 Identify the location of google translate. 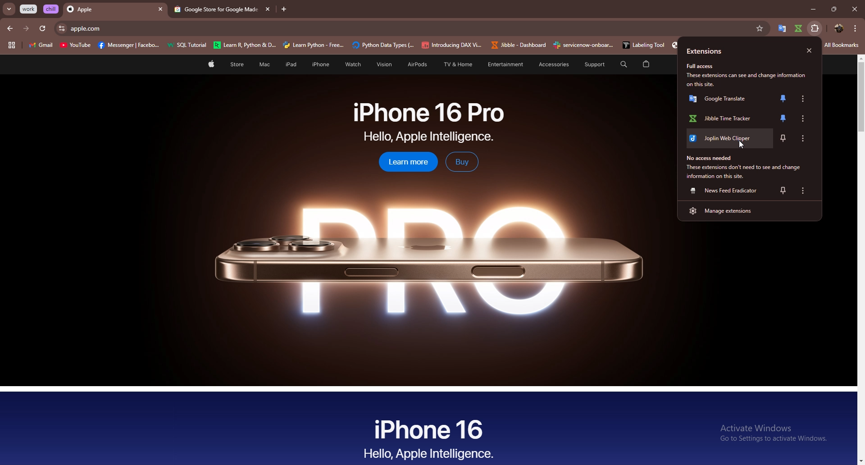
(782, 28).